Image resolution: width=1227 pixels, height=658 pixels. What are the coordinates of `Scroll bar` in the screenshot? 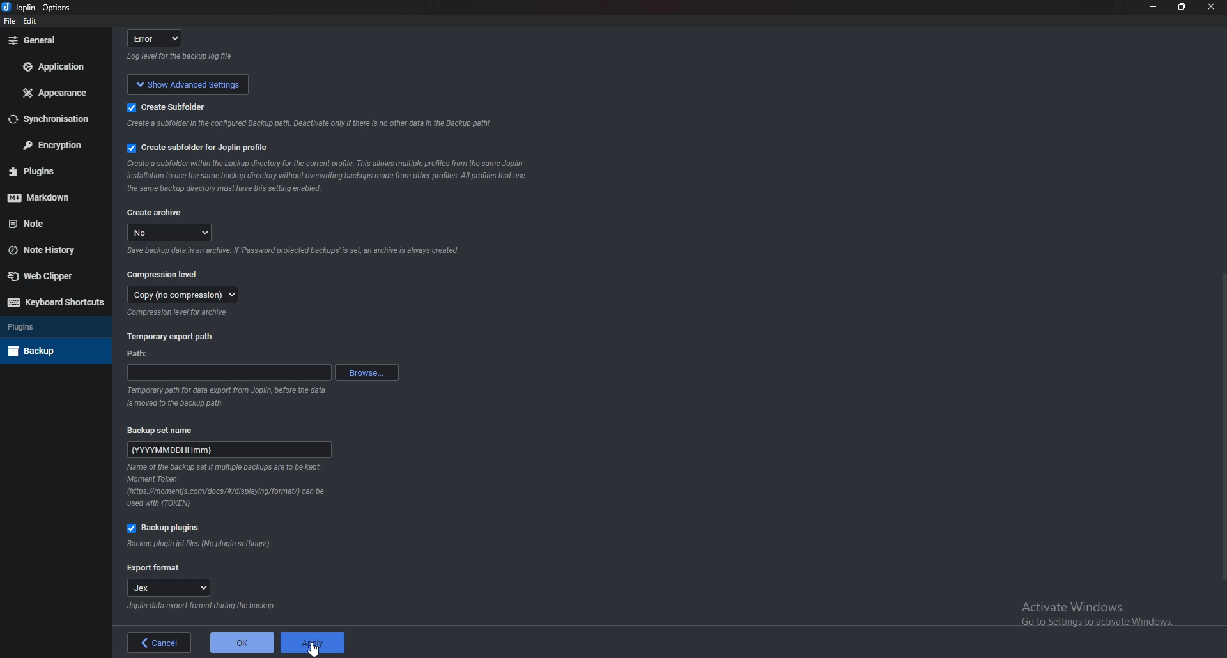 It's located at (1219, 426).